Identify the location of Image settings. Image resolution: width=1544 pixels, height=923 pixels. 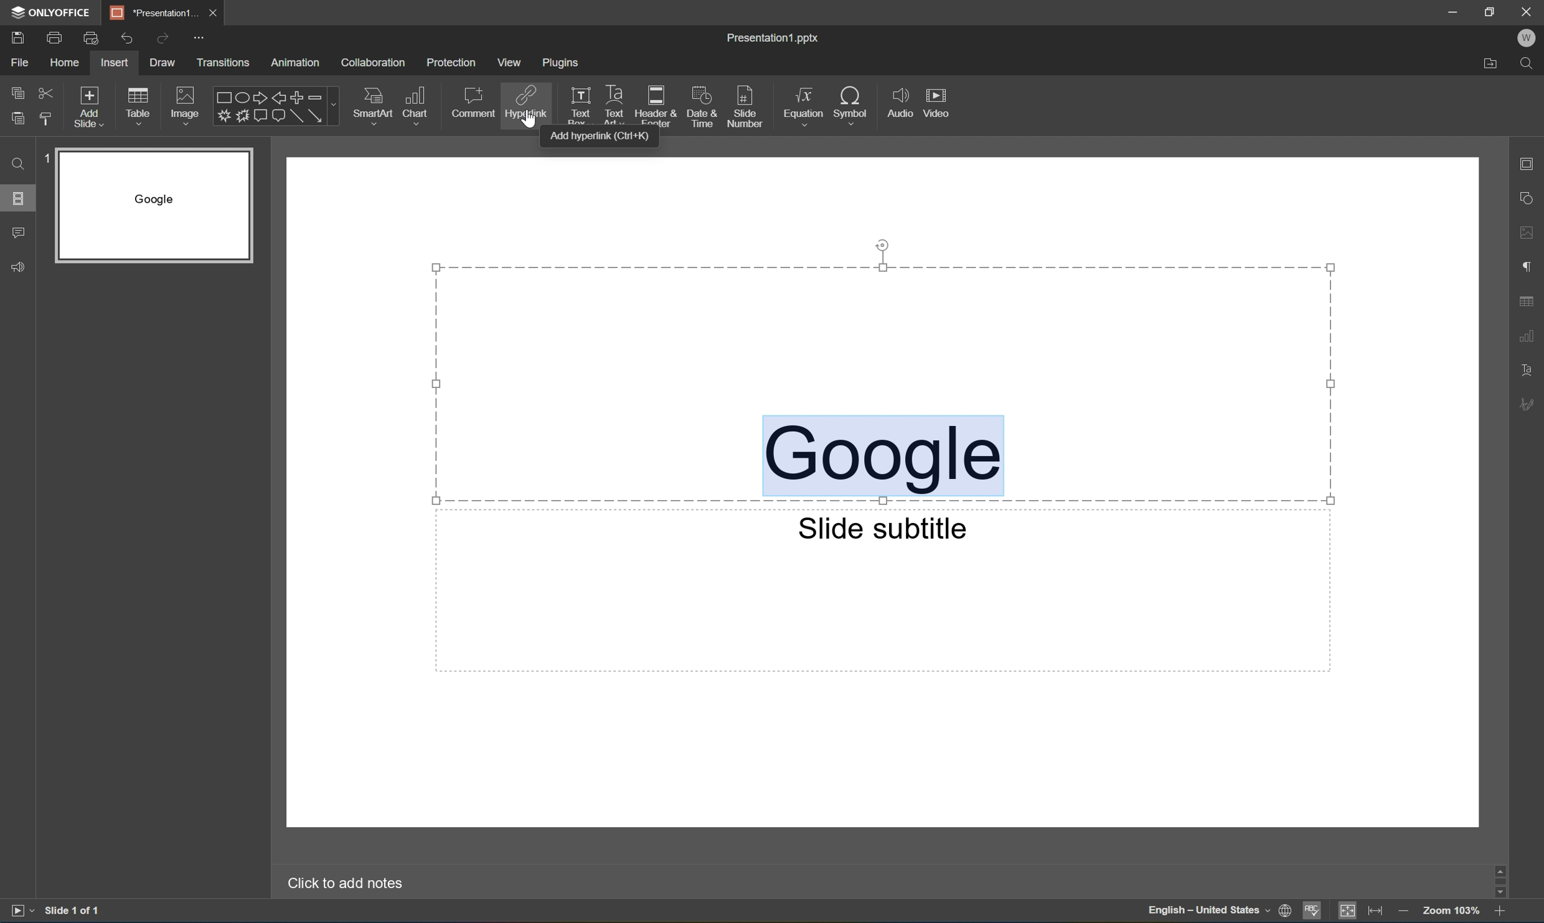
(1530, 234).